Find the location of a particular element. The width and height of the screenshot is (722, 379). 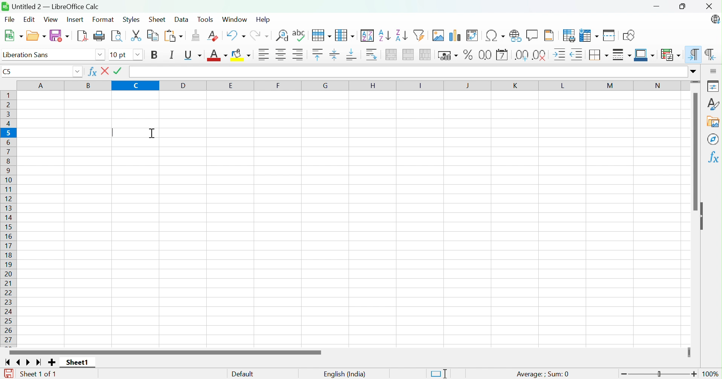

Scroll to first sheet is located at coordinates (8, 362).